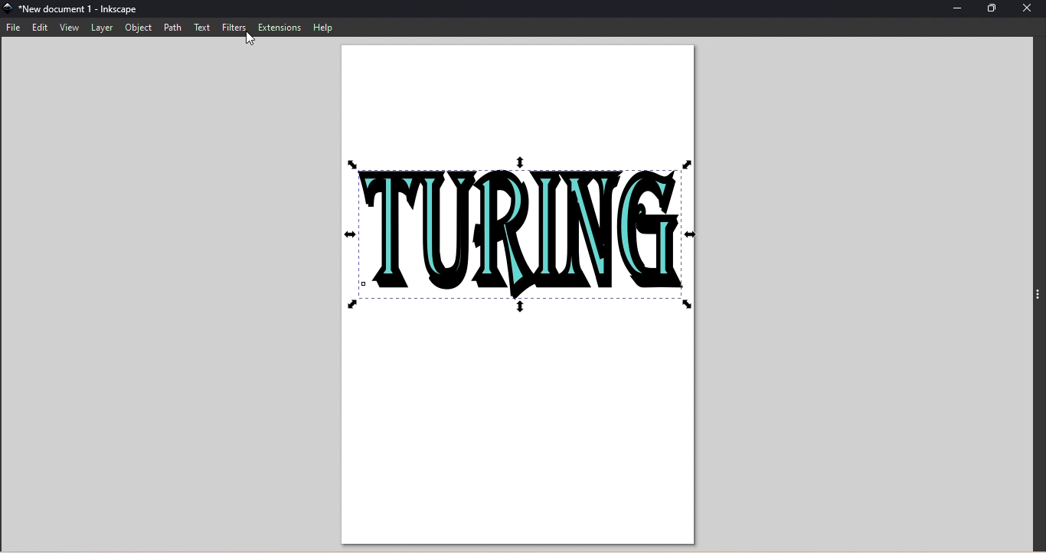  What do you see at coordinates (324, 27) in the screenshot?
I see `Help` at bounding box center [324, 27].